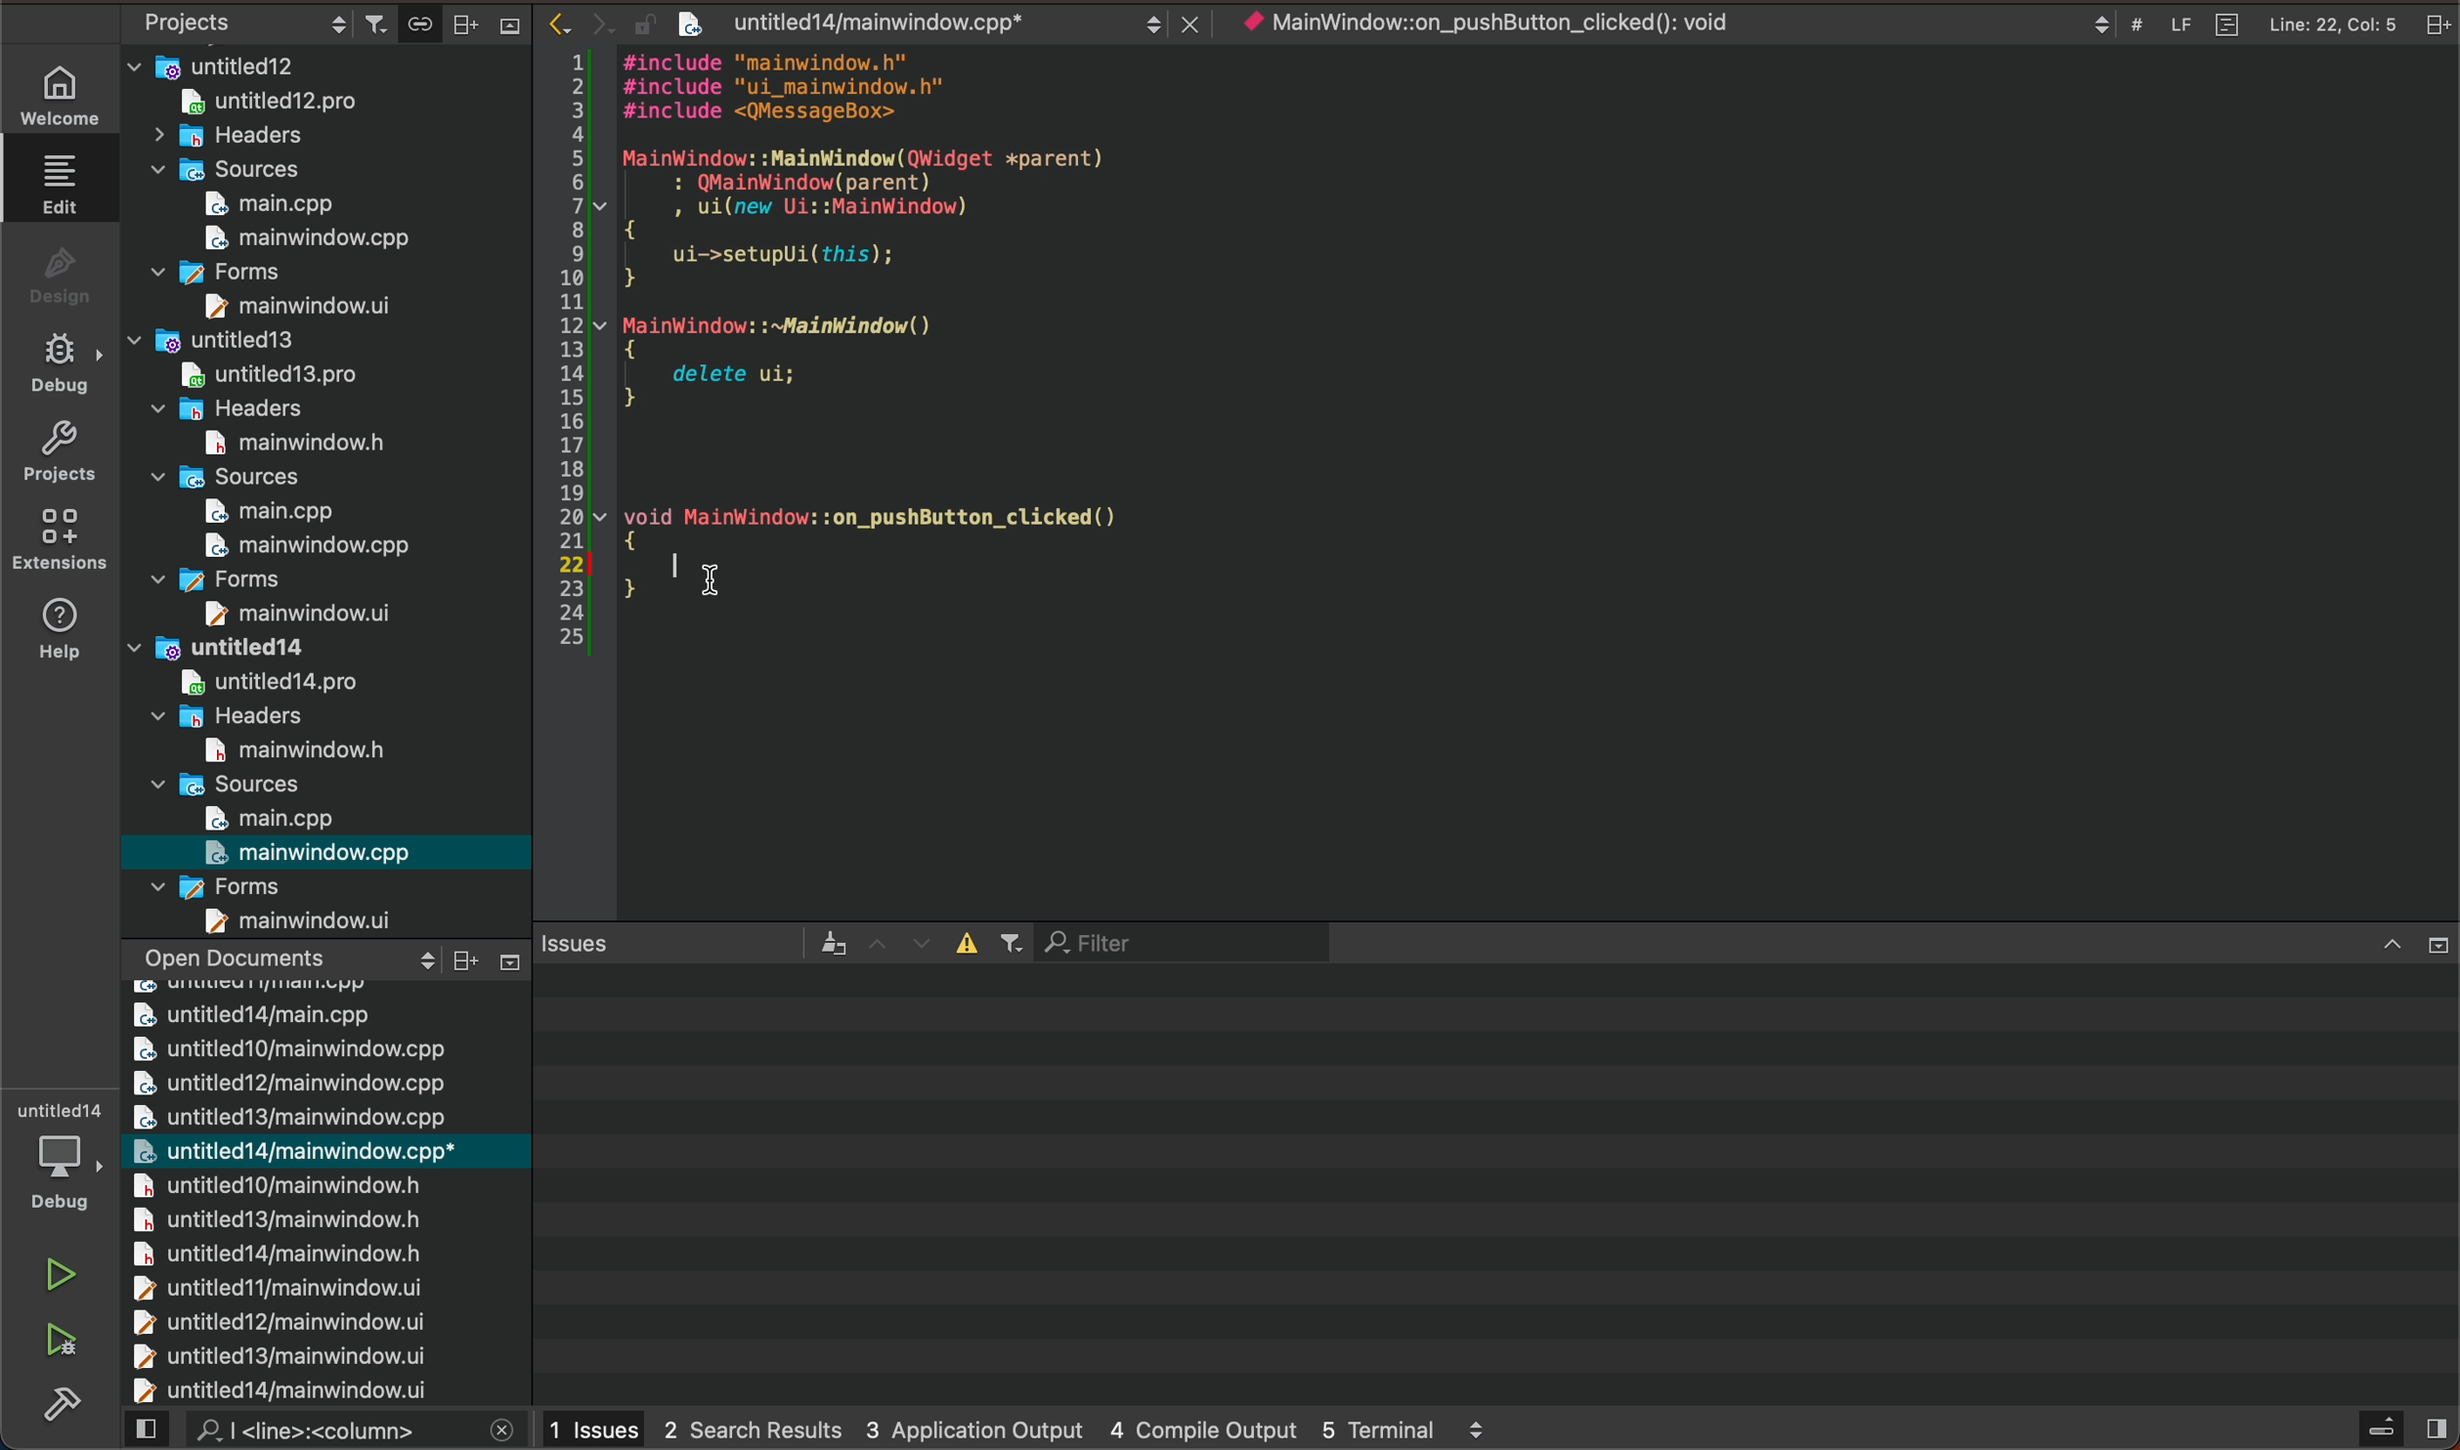 This screenshot has width=2460, height=1450. Describe the element at coordinates (286, 616) in the screenshot. I see `main window` at that location.